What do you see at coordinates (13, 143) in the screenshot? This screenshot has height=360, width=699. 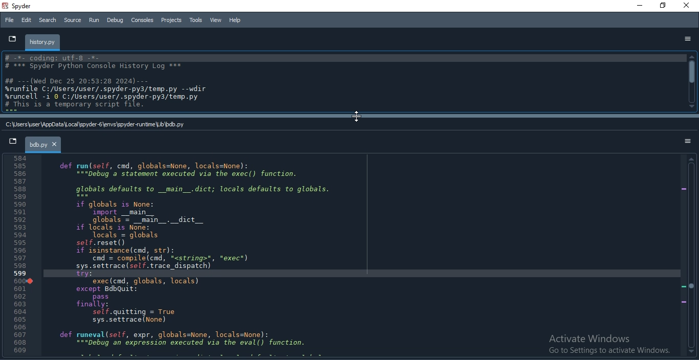 I see `dropdown` at bounding box center [13, 143].